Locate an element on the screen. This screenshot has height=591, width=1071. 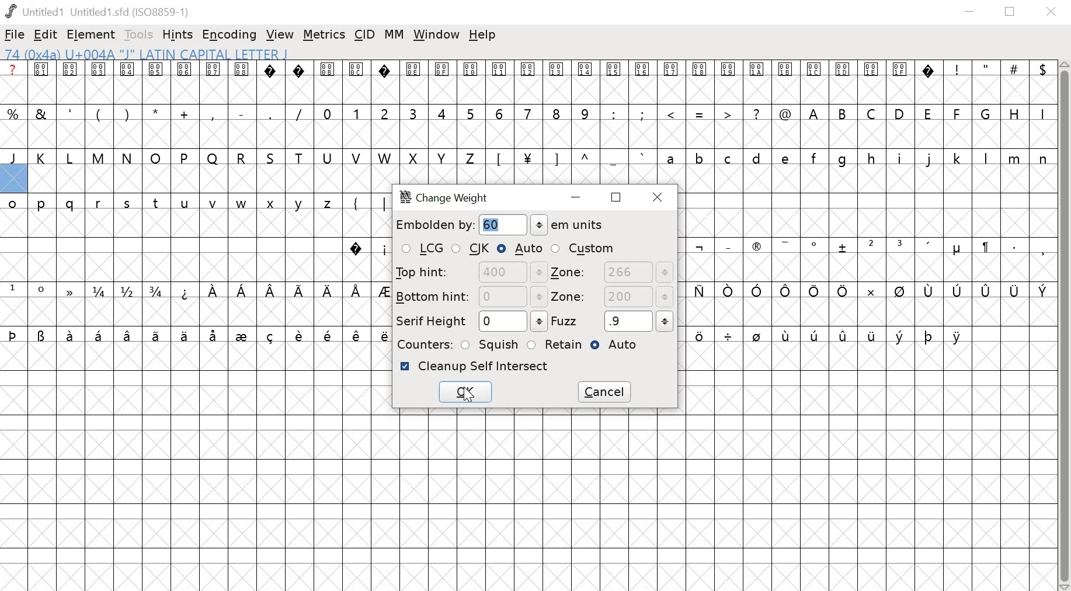
restore down is located at coordinates (1010, 12).